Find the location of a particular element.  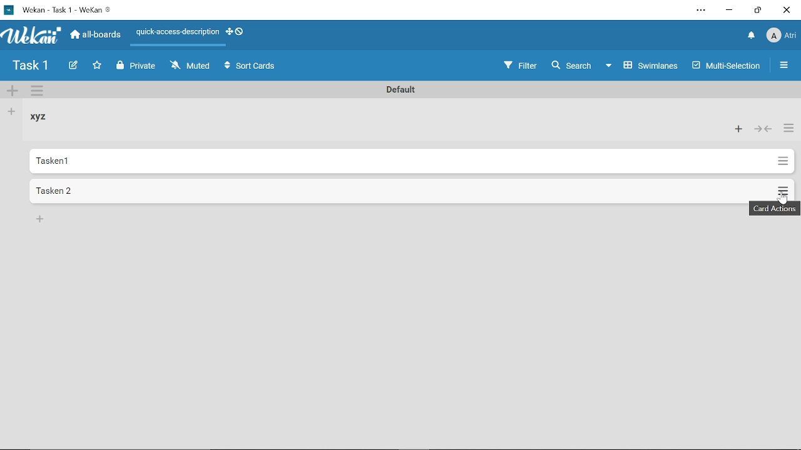

Notifications is located at coordinates (752, 36).